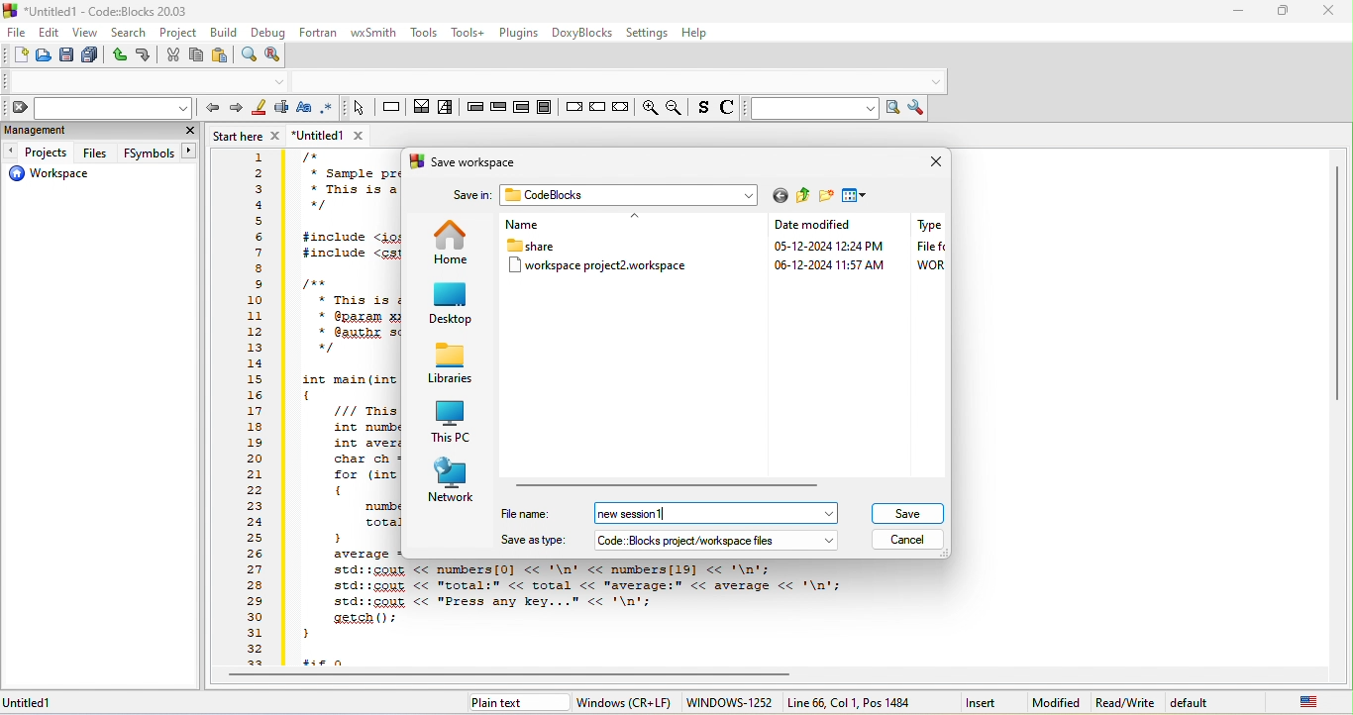 The width and height of the screenshot is (1353, 715). What do you see at coordinates (674, 484) in the screenshot?
I see `horizontal scroll bar` at bounding box center [674, 484].